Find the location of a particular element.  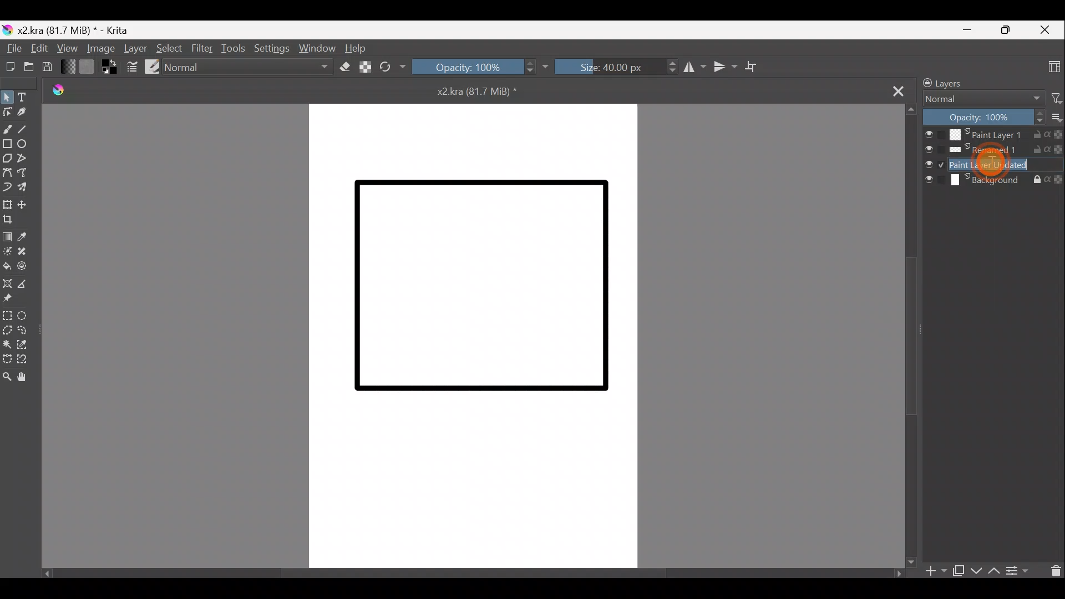

Lock/unlock docker is located at coordinates (925, 81).